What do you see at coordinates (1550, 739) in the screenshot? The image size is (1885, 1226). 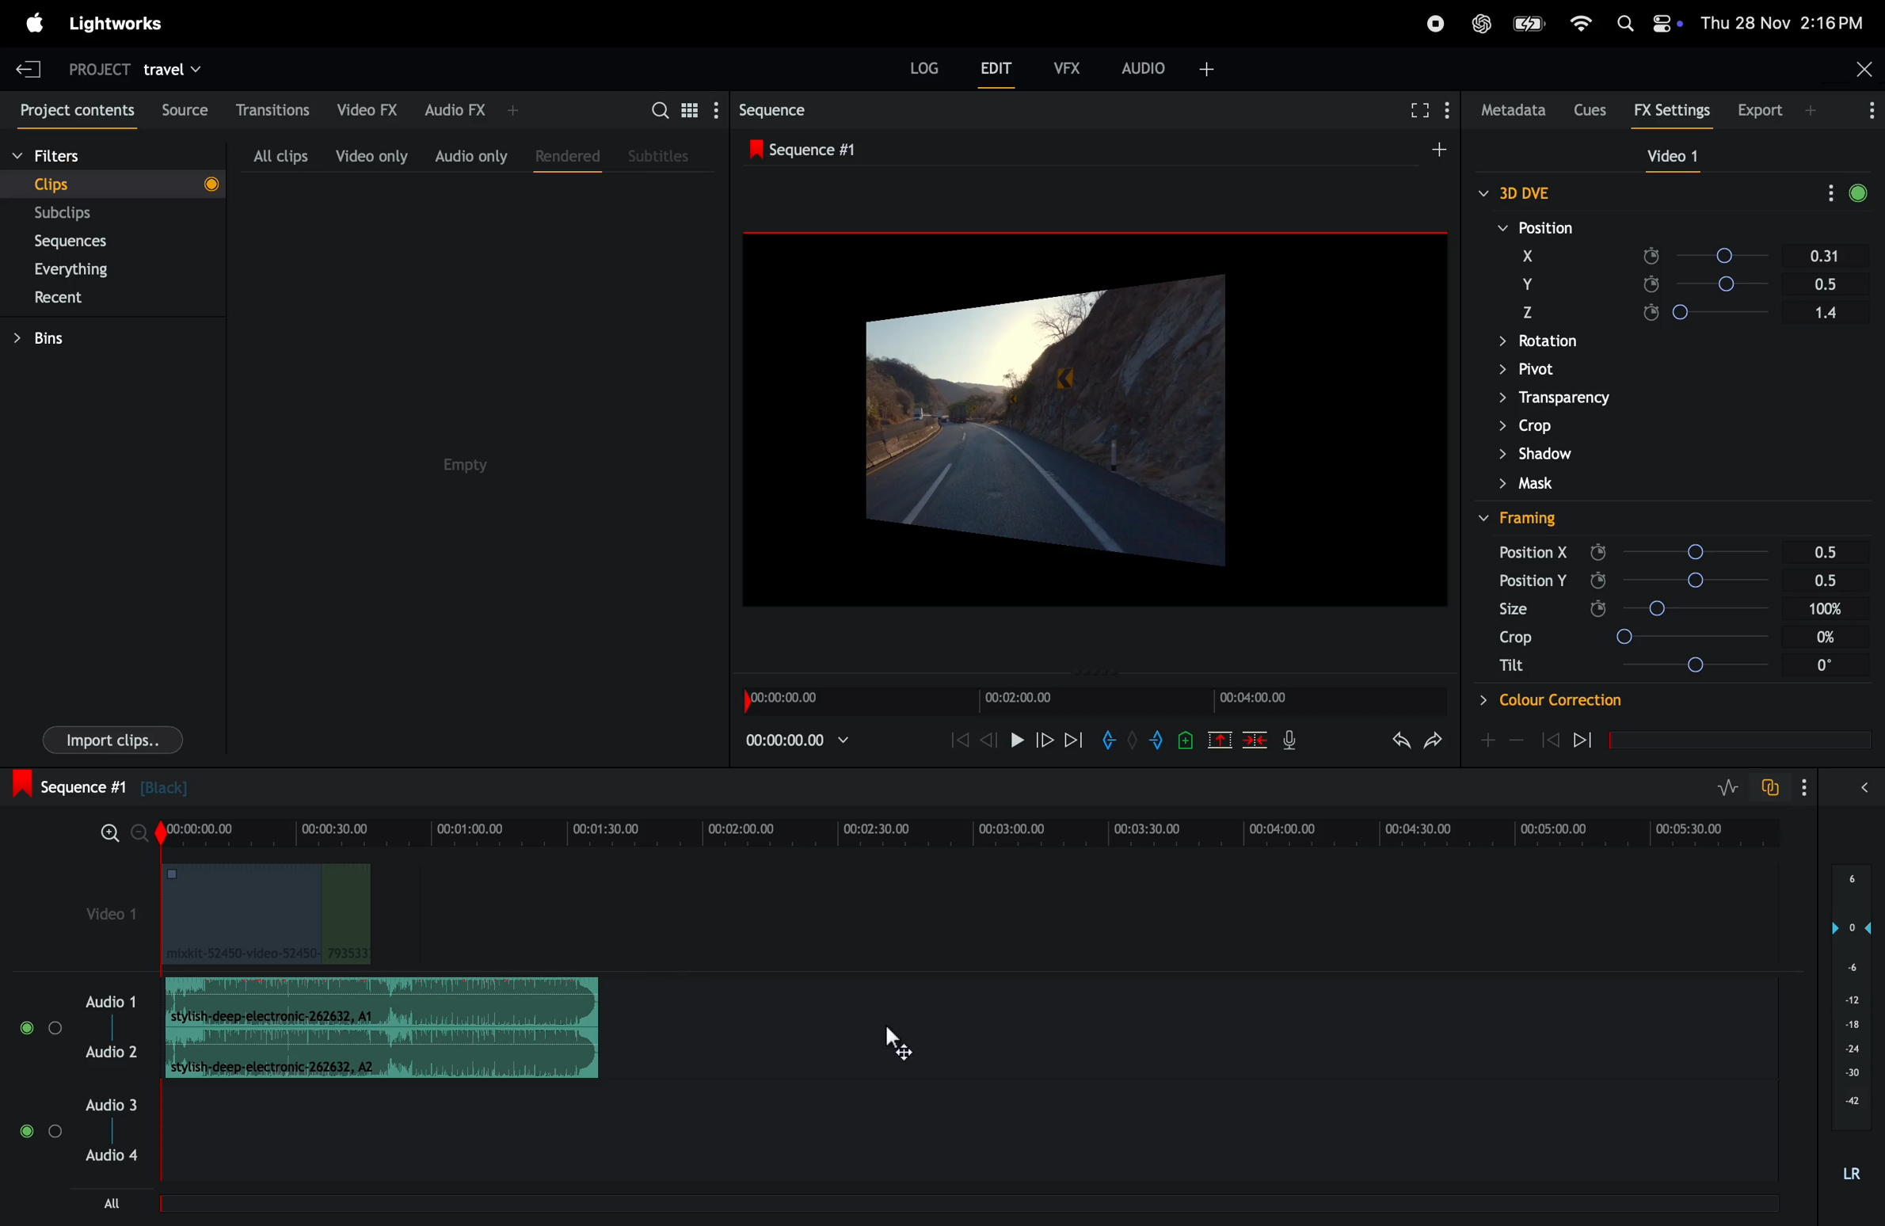 I see `jump to previous key frame` at bounding box center [1550, 739].